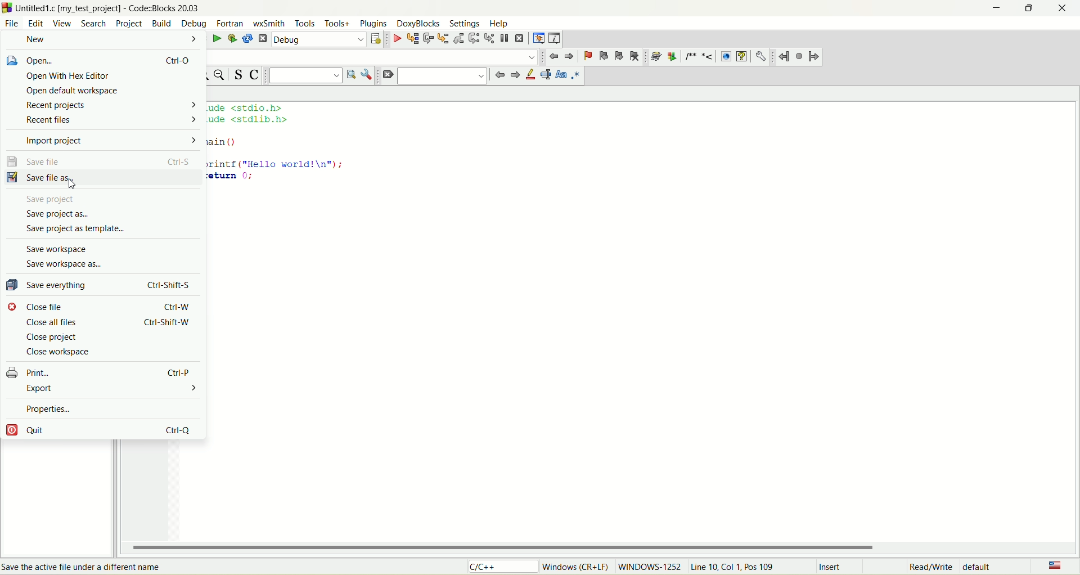 This screenshot has width=1080, height=575. Describe the element at coordinates (760, 56) in the screenshot. I see `preferences` at that location.